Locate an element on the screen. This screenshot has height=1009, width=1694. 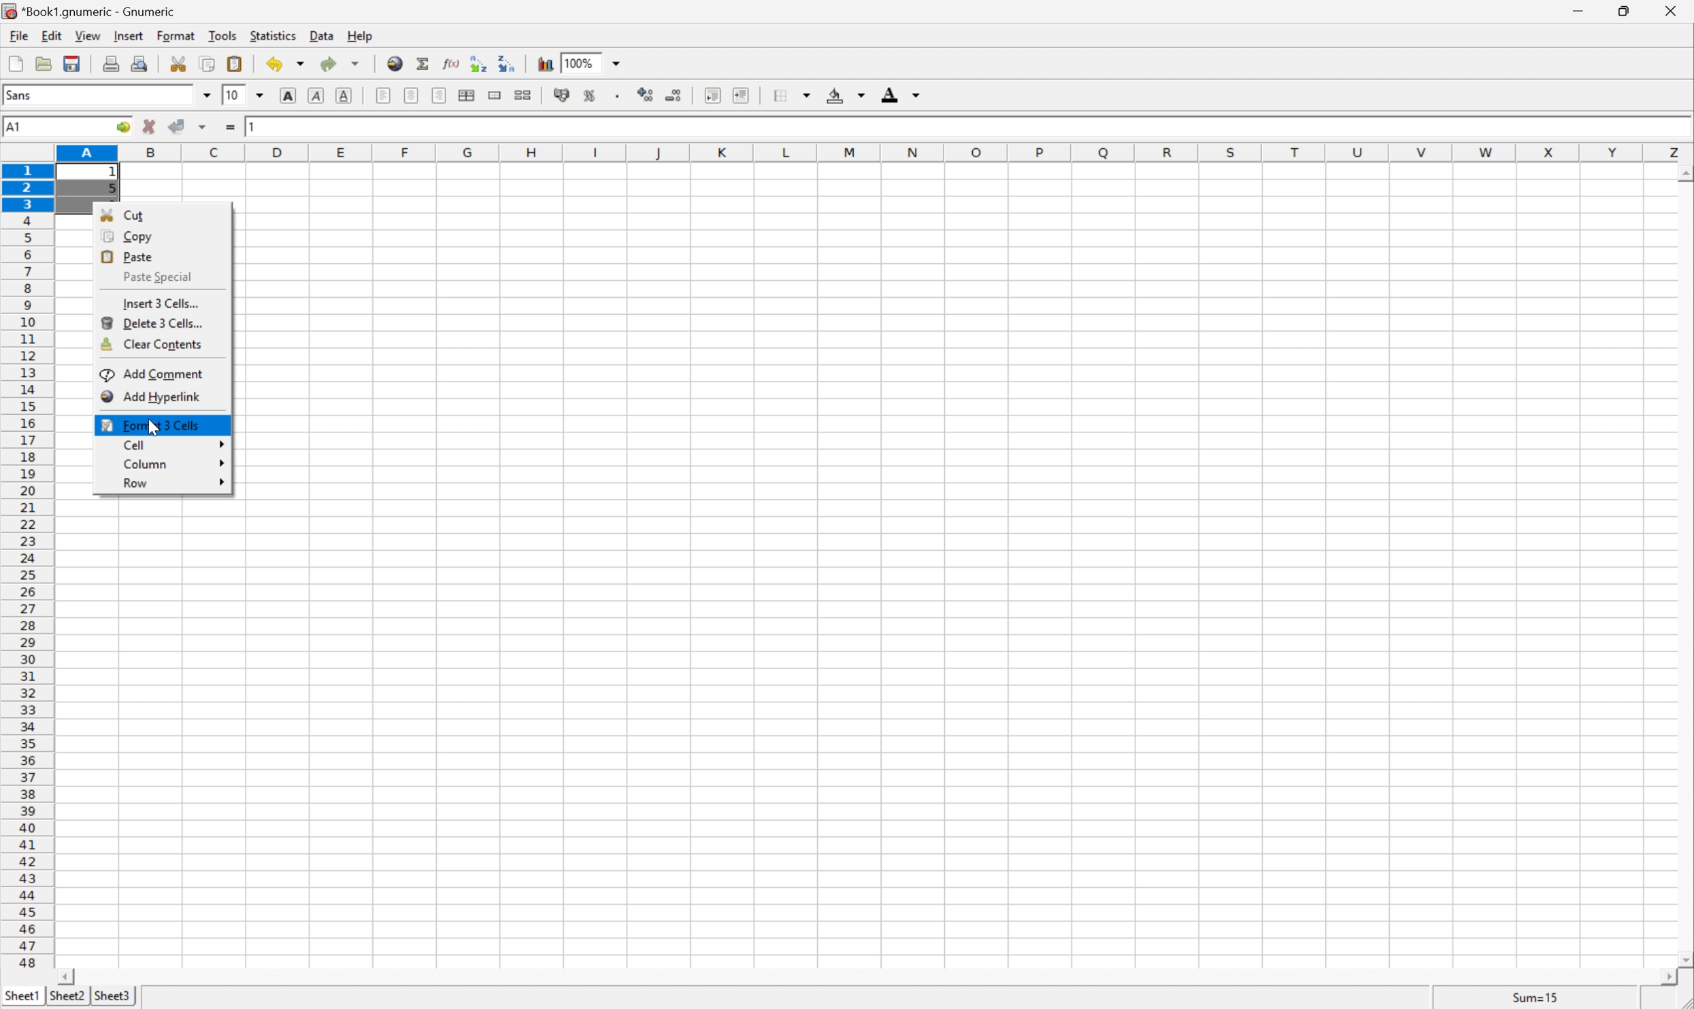
1 is located at coordinates (254, 124).